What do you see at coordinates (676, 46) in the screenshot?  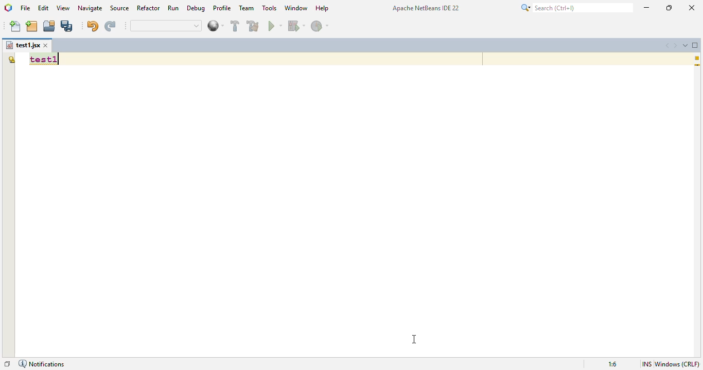 I see `scroll documents right` at bounding box center [676, 46].